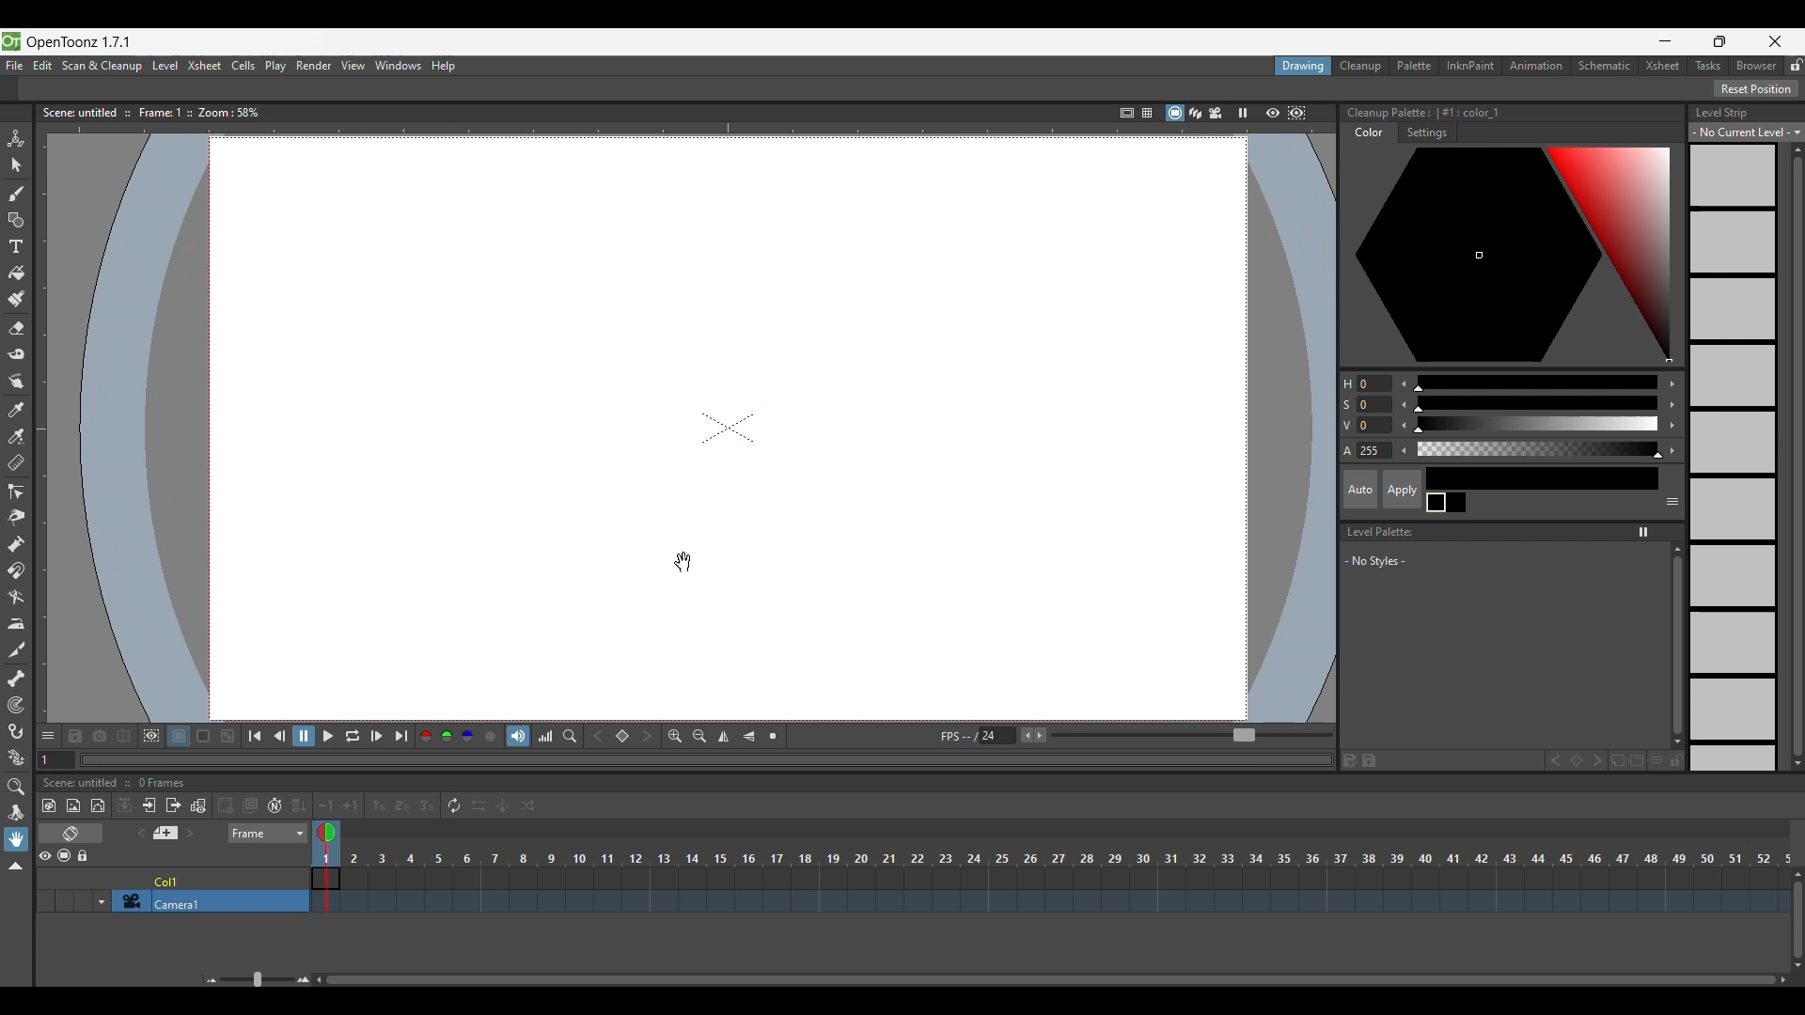 The image size is (1805, 1015). Describe the element at coordinates (648, 736) in the screenshot. I see `Next key` at that location.